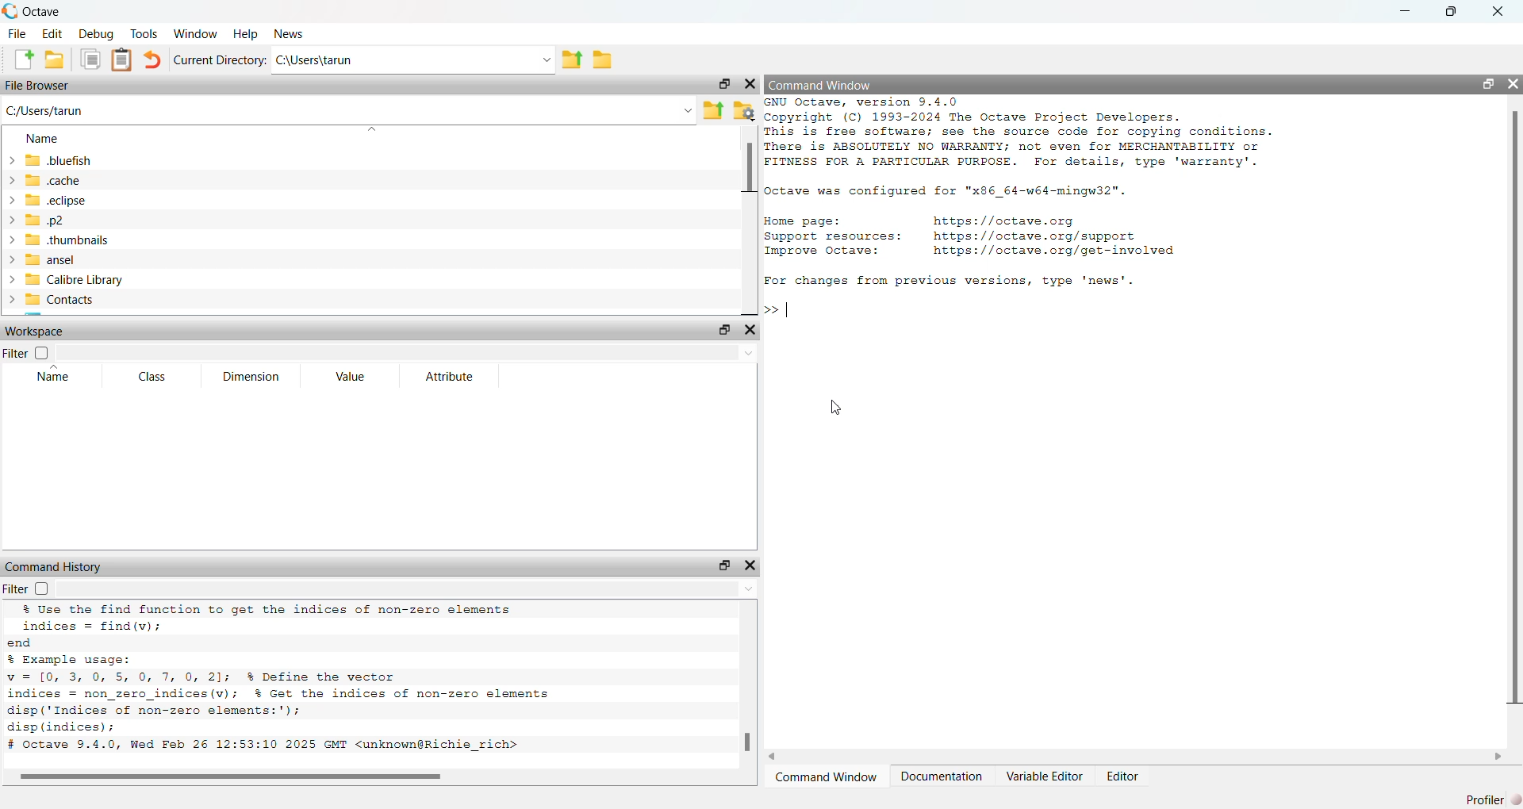 The width and height of the screenshot is (1523, 809). I want to click on Value, so click(350, 378).